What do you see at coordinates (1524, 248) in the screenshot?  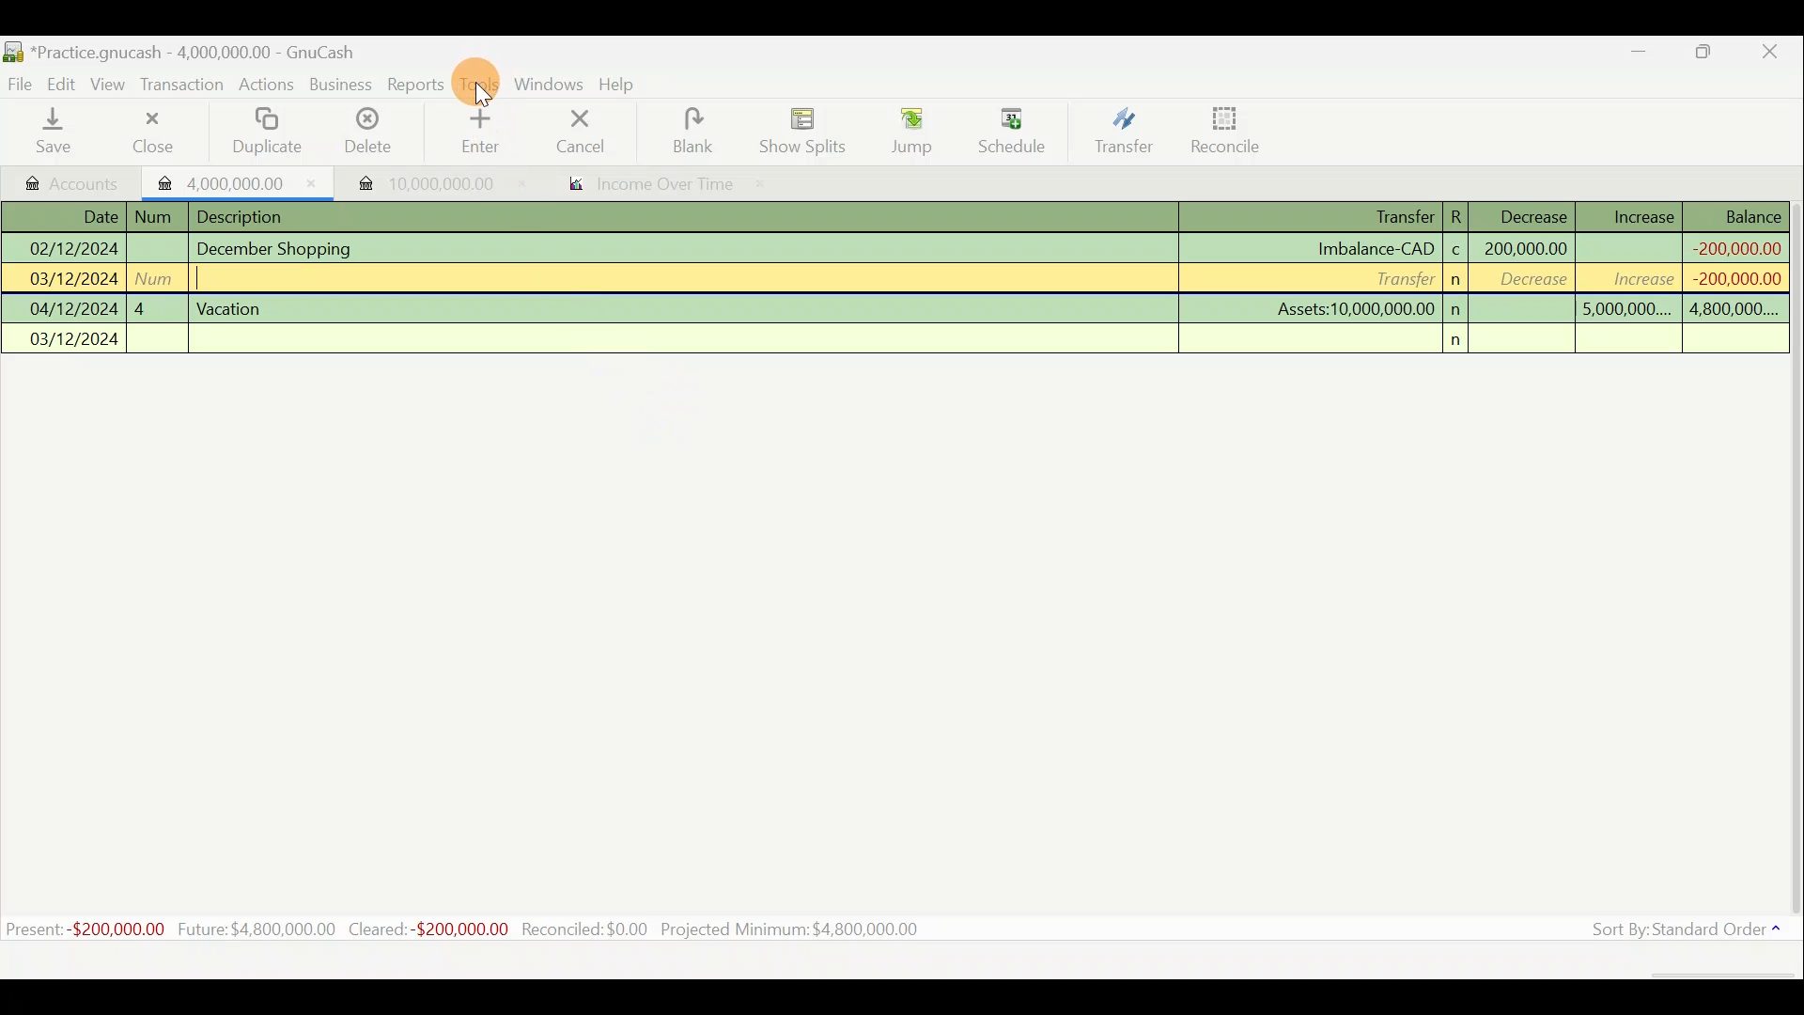 I see `200,000,000` at bounding box center [1524, 248].